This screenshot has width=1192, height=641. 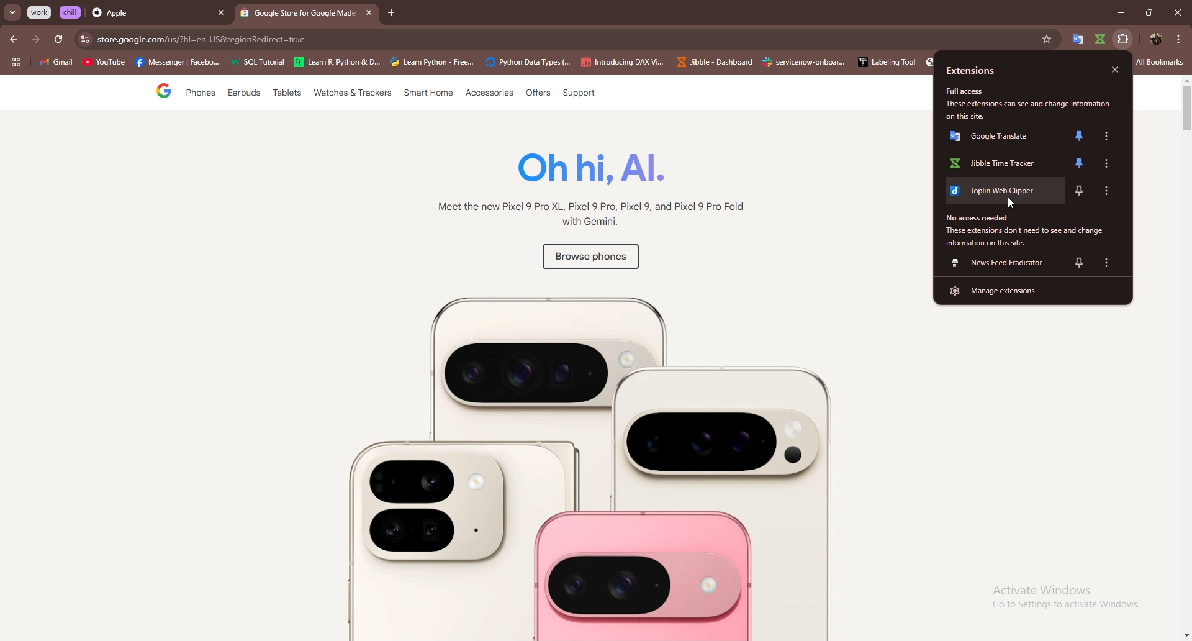 I want to click on Earbuds, so click(x=245, y=96).